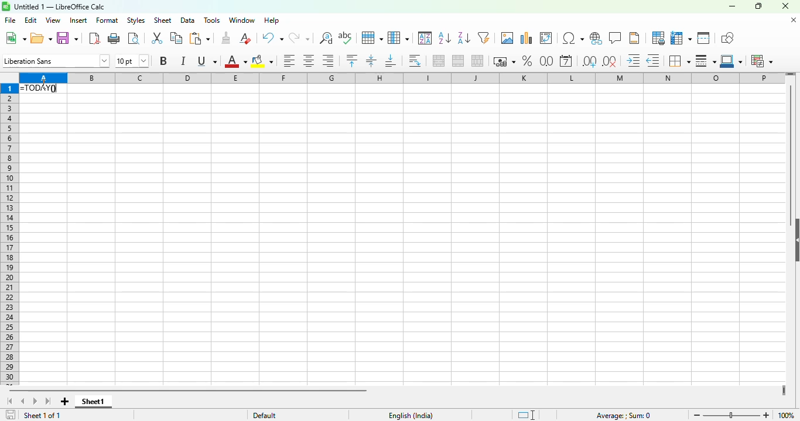  What do you see at coordinates (425, 38) in the screenshot?
I see `sort` at bounding box center [425, 38].